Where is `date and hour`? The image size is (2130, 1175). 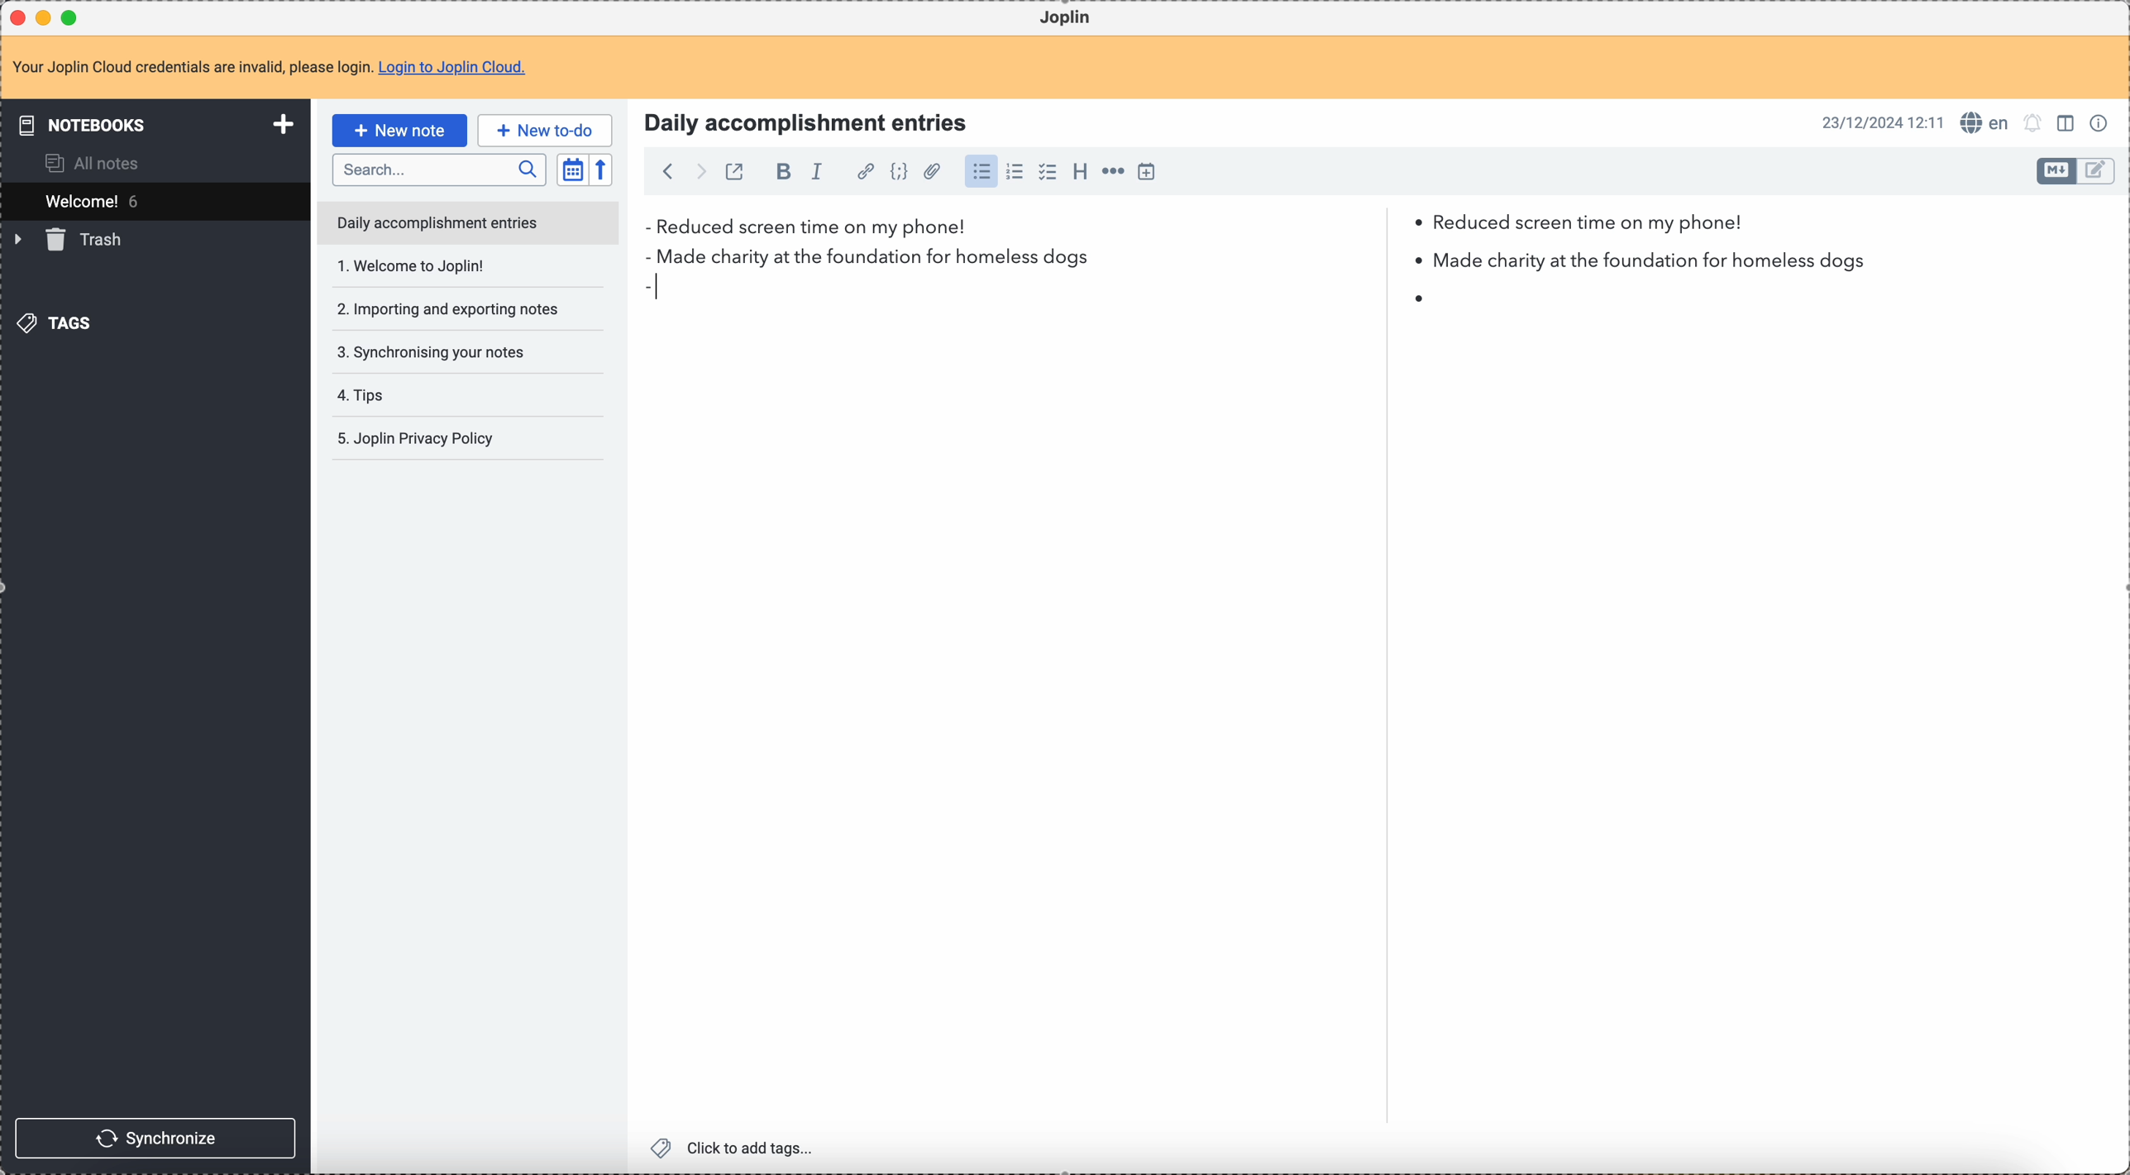 date and hour is located at coordinates (1880, 122).